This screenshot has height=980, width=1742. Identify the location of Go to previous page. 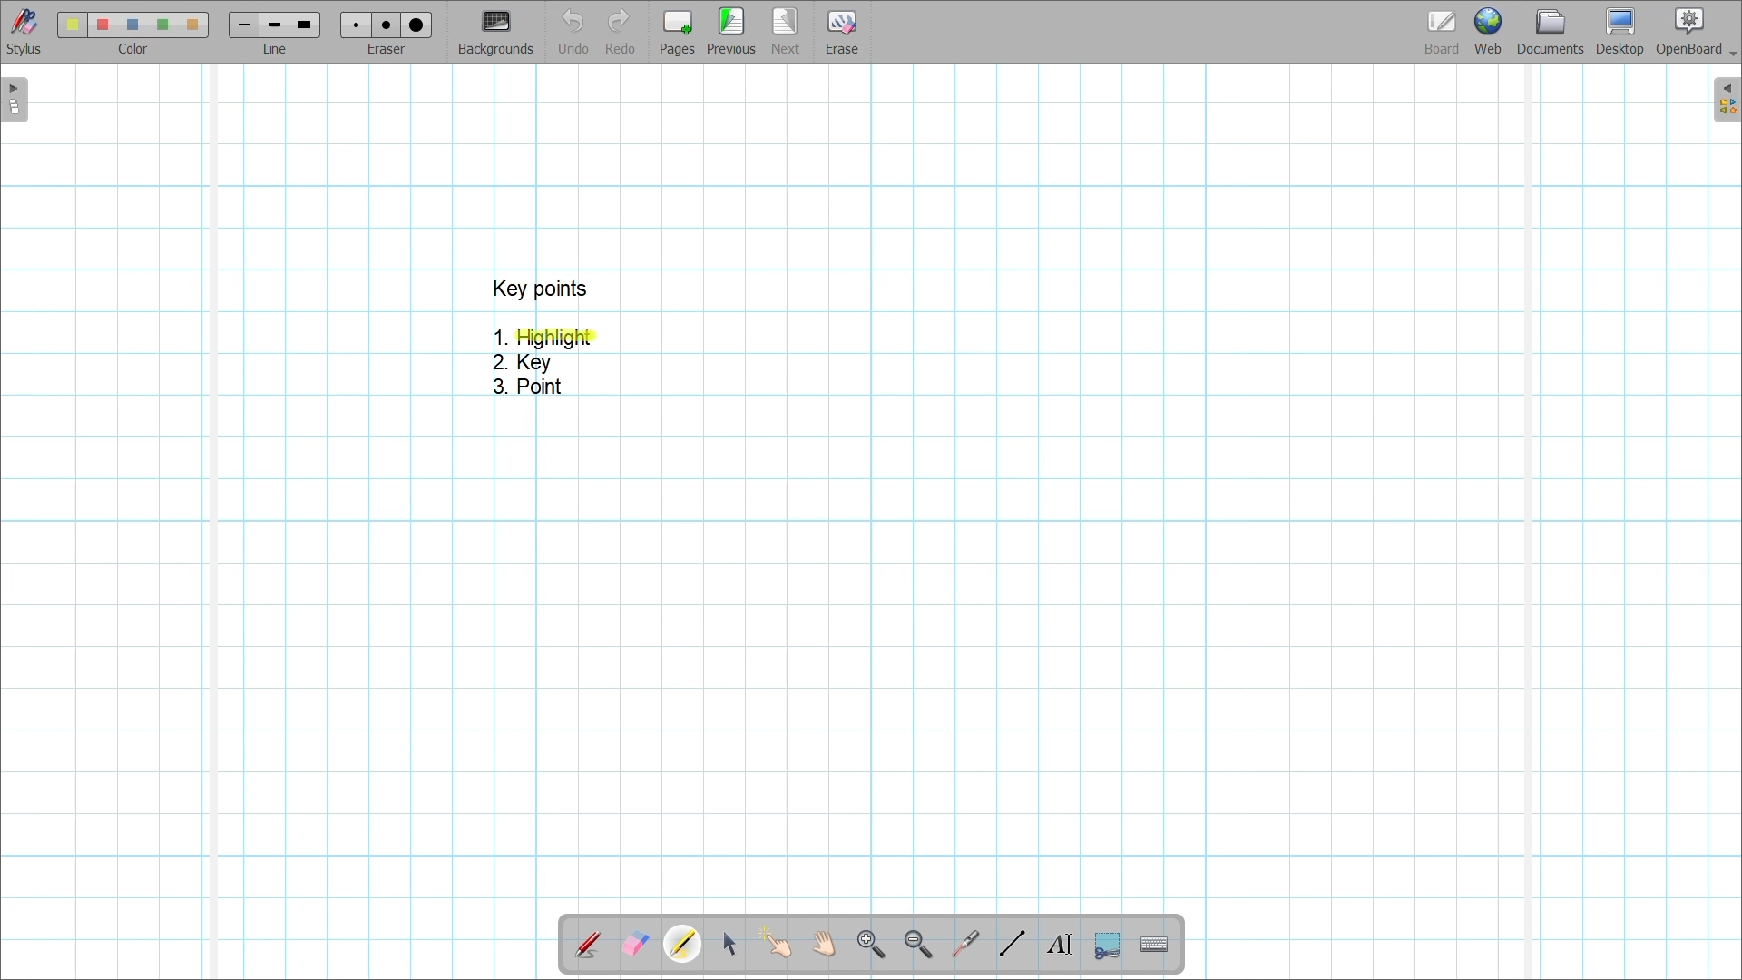
(731, 31).